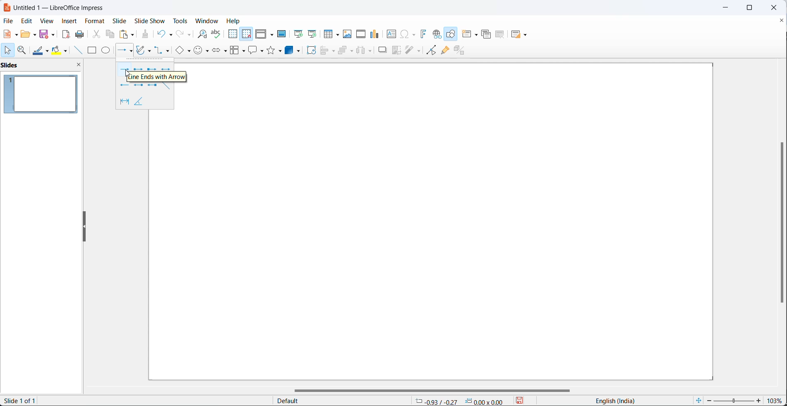  I want to click on print, so click(80, 33).